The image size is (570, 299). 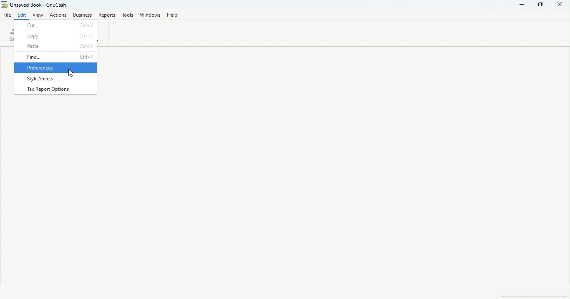 I want to click on Copy, so click(x=56, y=36).